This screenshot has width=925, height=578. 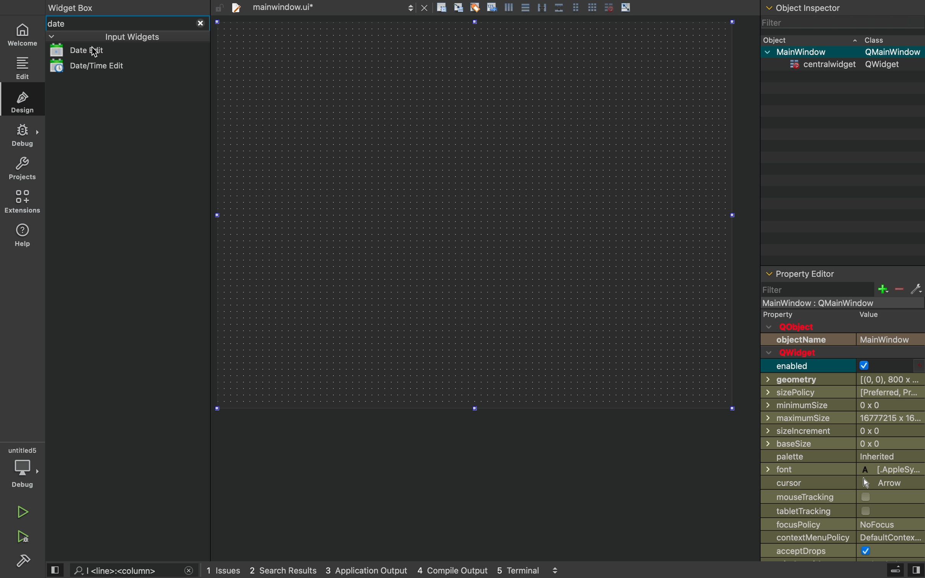 I want to click on align left, so click(x=508, y=6).